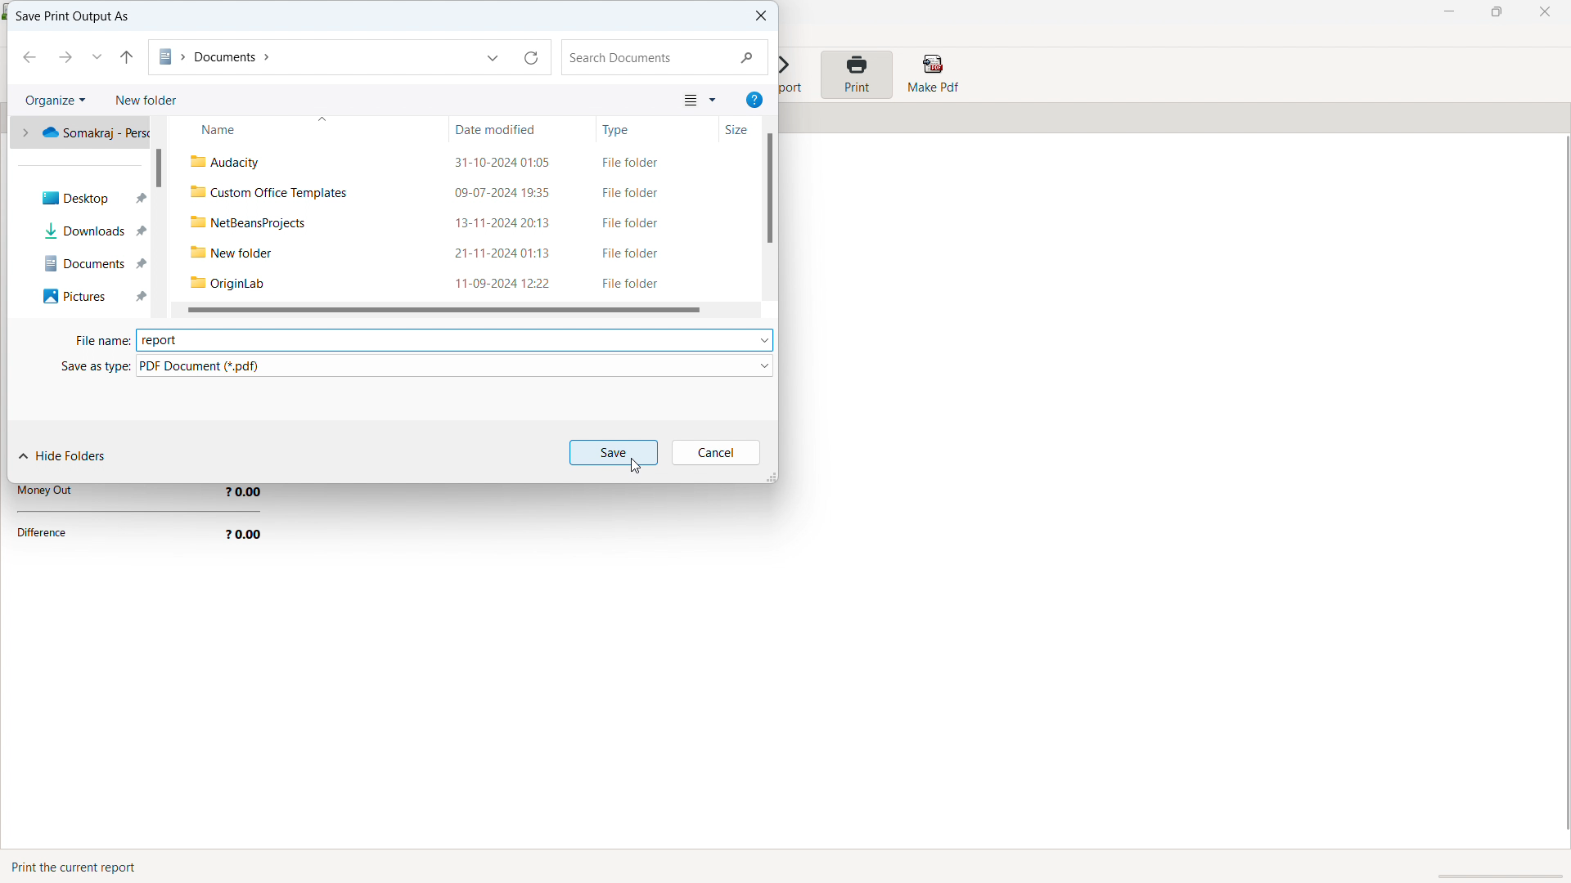  I want to click on Documents #, so click(88, 260).